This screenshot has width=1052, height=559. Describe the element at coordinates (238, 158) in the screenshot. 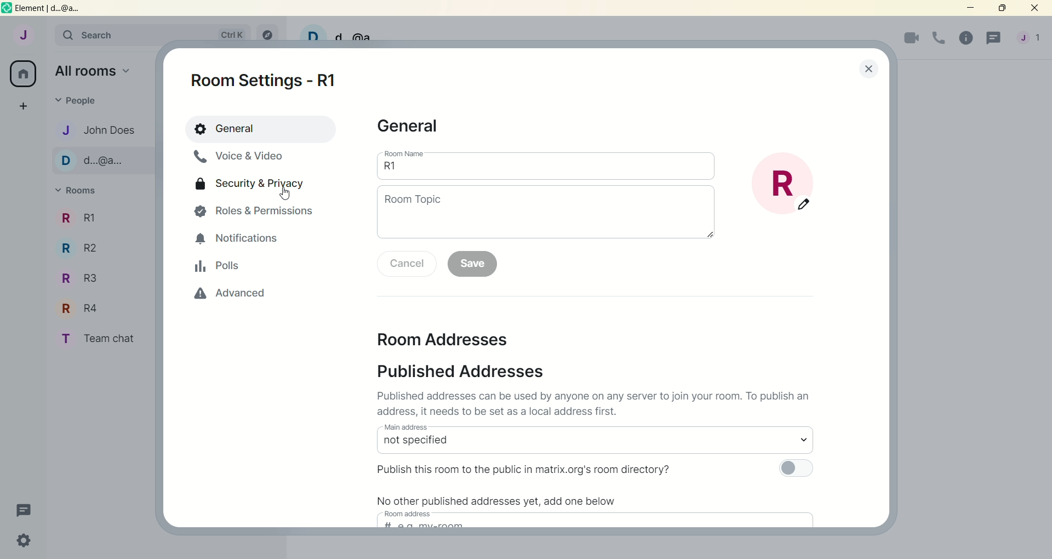

I see `voice and video call` at that location.